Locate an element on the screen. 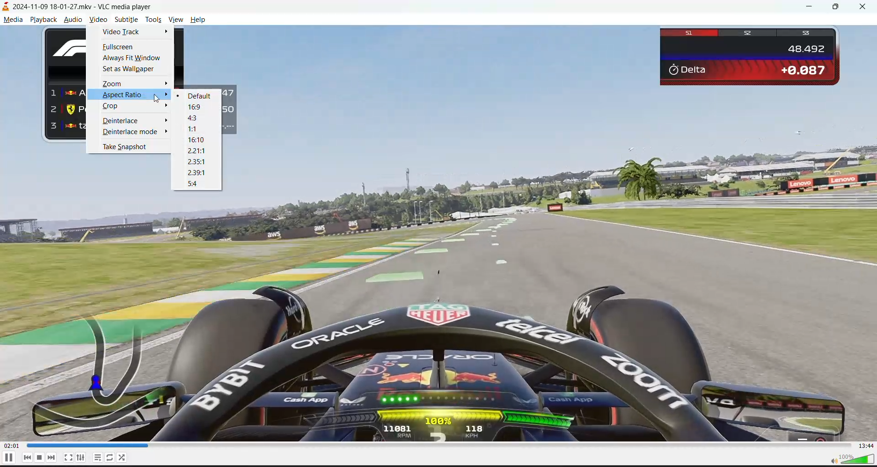 This screenshot has width=877, height=467. view is located at coordinates (177, 21).